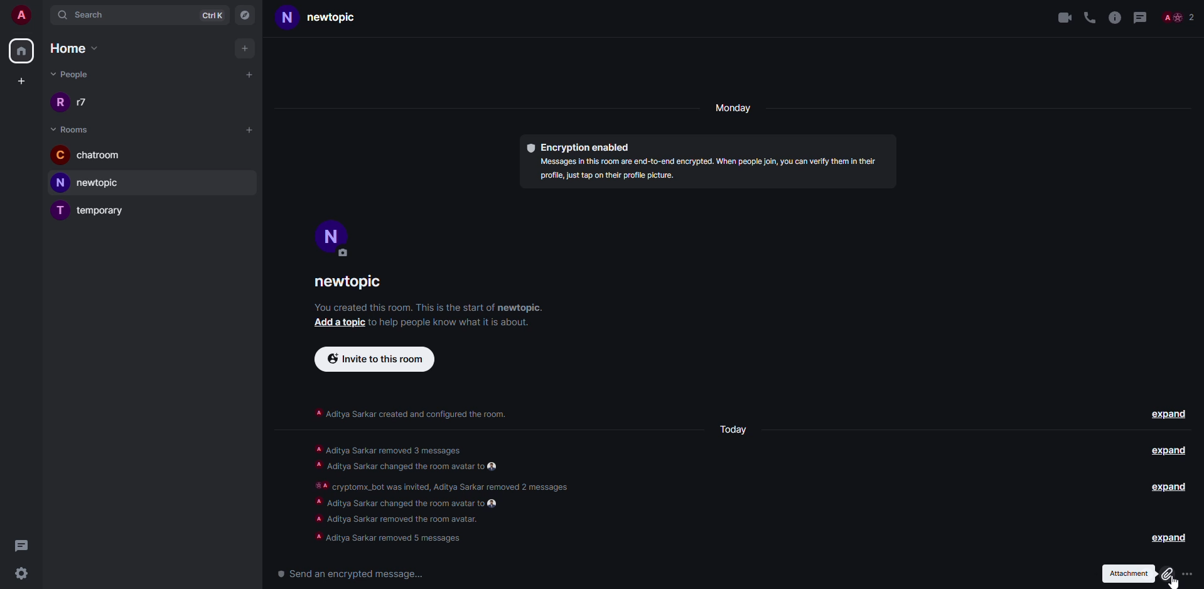 The image size is (1204, 589). I want to click on create space, so click(21, 80).